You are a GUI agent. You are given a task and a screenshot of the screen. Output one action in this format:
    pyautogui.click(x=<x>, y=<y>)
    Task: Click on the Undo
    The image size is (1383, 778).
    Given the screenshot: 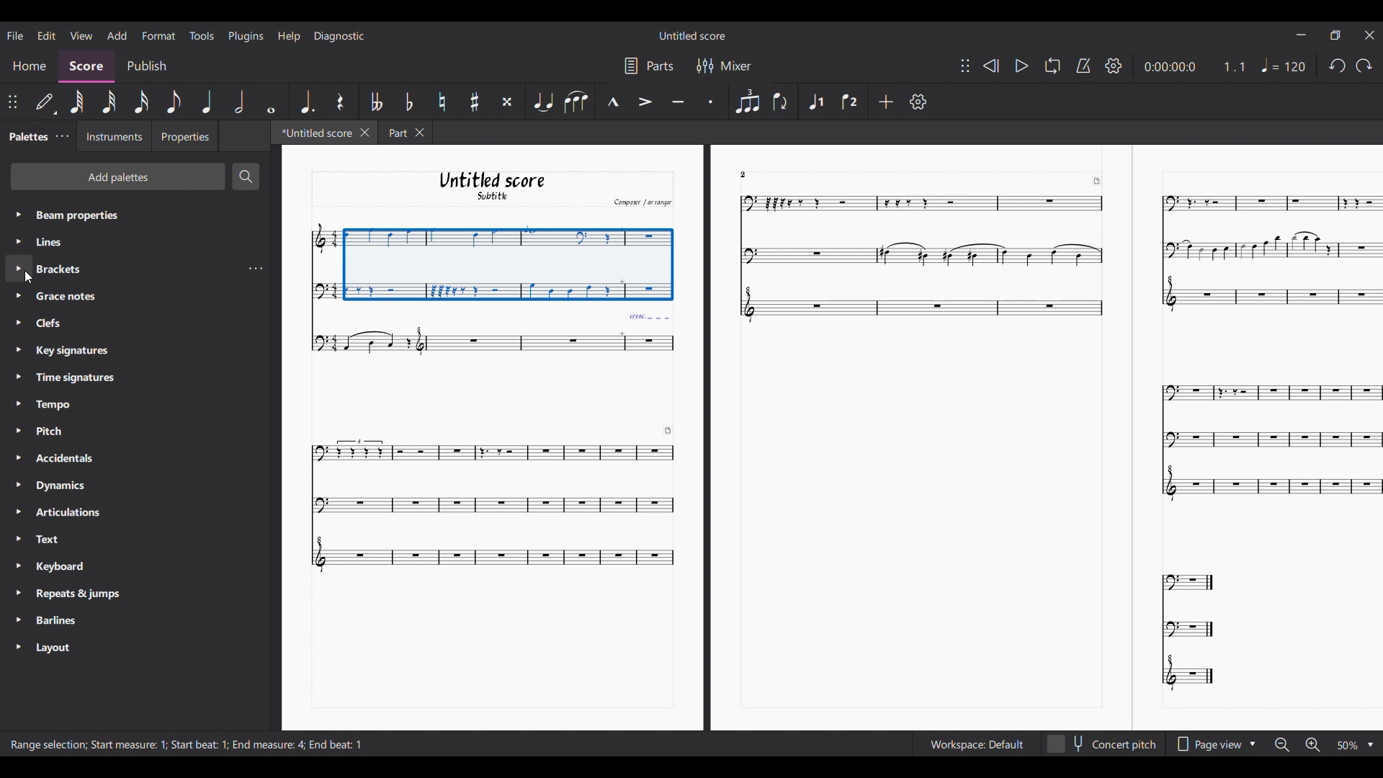 What is the action you would take?
    pyautogui.click(x=1364, y=68)
    